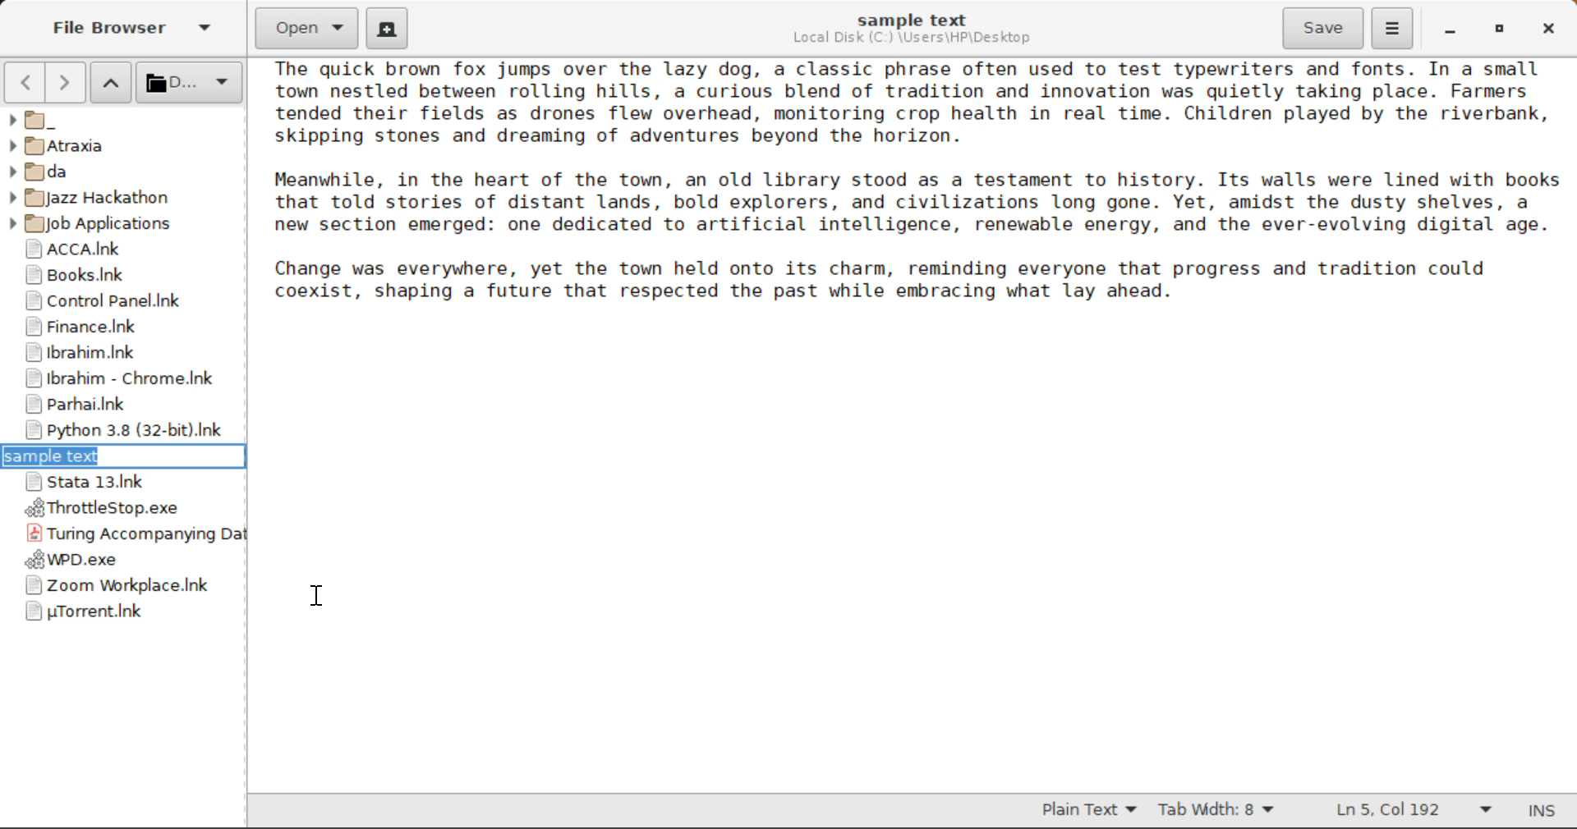 This screenshot has width=1577, height=829. What do you see at coordinates (1090, 809) in the screenshot?
I see `Selected Text Format` at bounding box center [1090, 809].